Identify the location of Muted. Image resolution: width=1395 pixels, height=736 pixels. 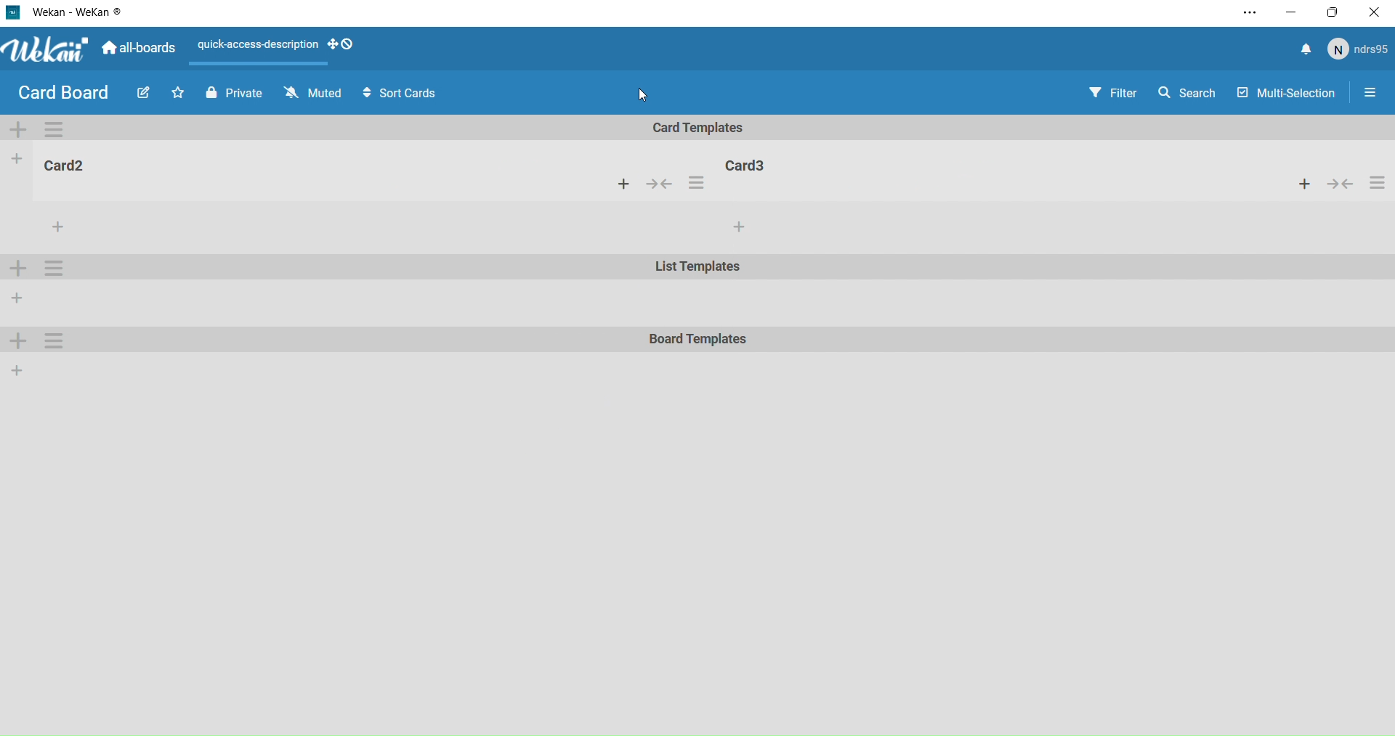
(315, 93).